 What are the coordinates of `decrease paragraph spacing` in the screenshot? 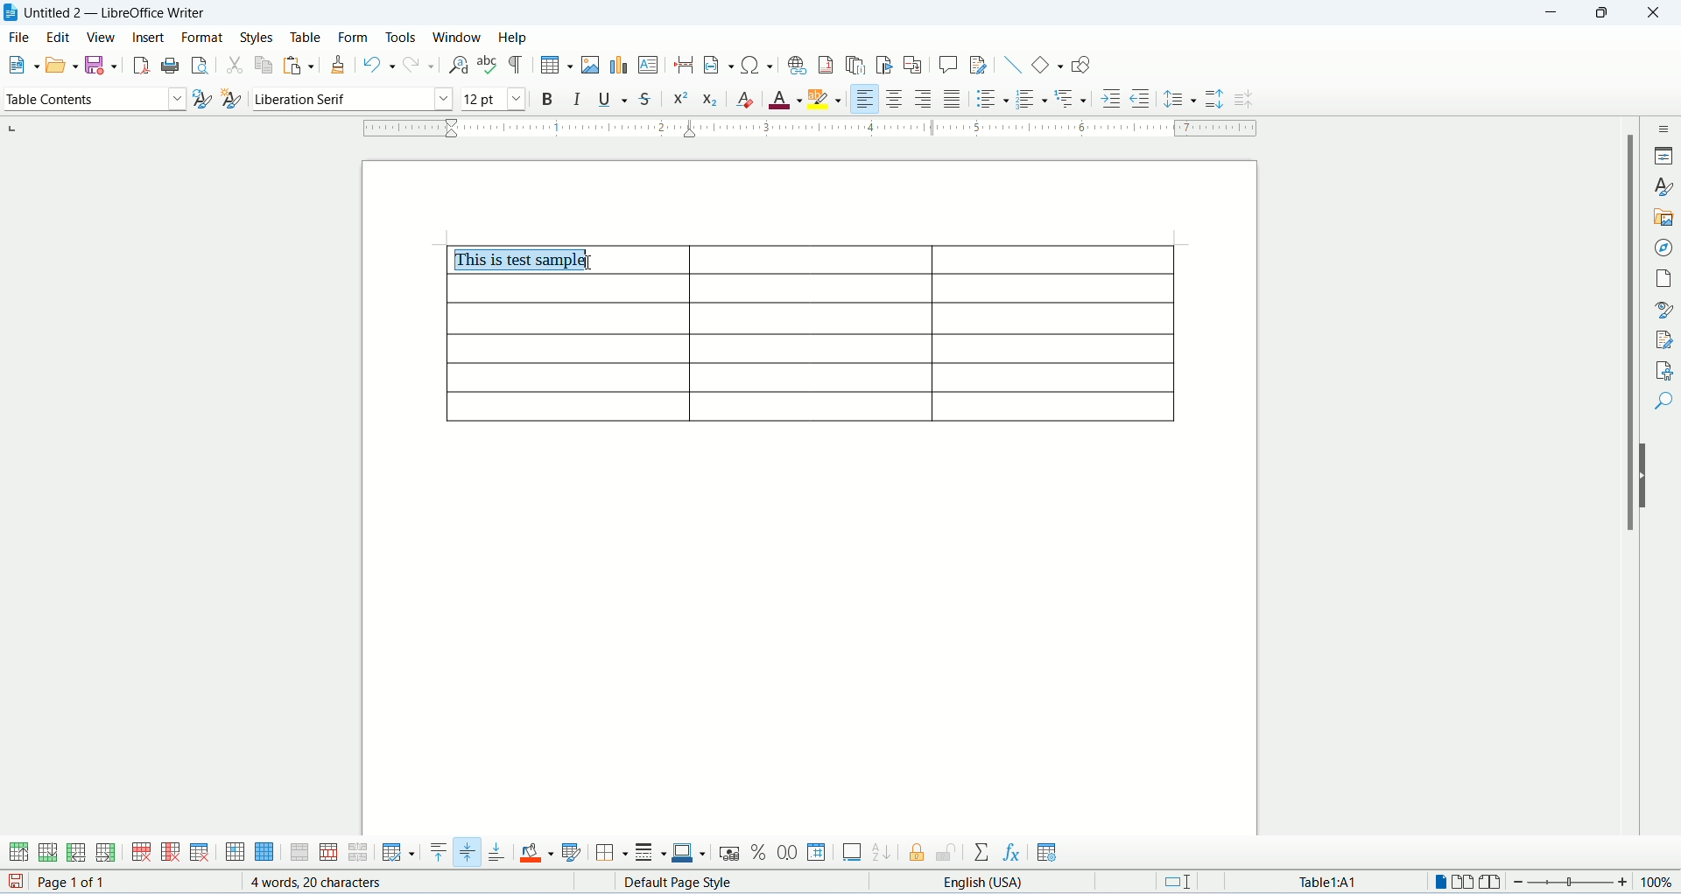 It's located at (1243, 99).